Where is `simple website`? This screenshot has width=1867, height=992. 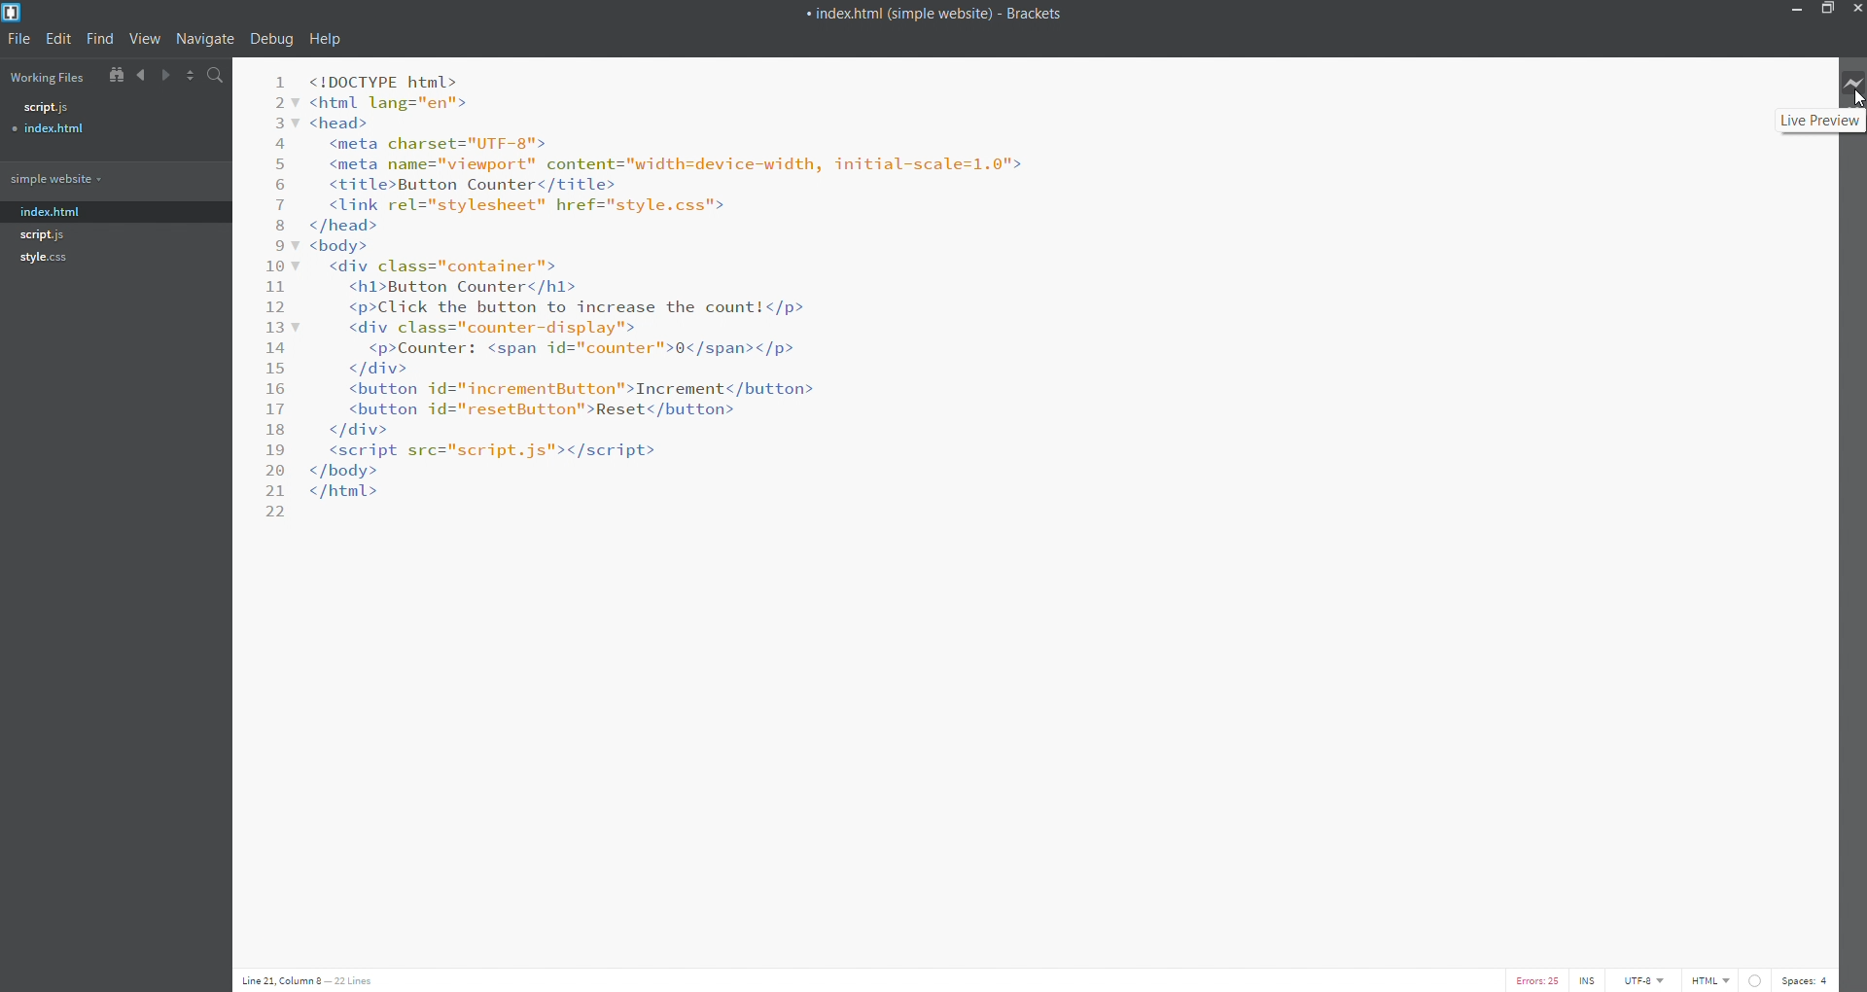
simple website is located at coordinates (111, 177).